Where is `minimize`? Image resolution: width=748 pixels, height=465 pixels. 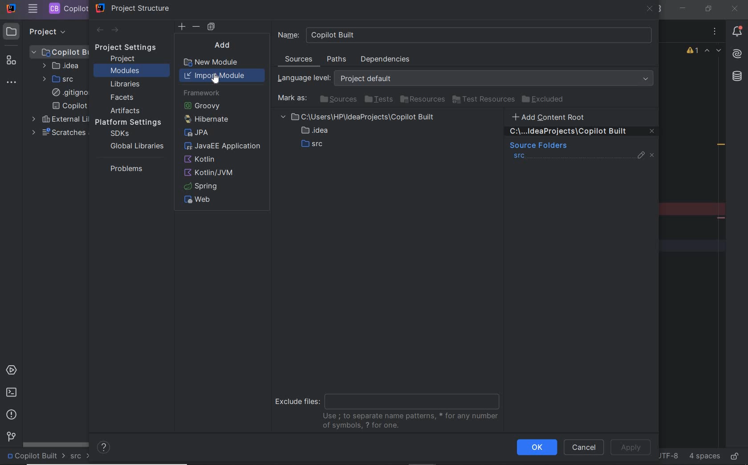
minimize is located at coordinates (683, 8).